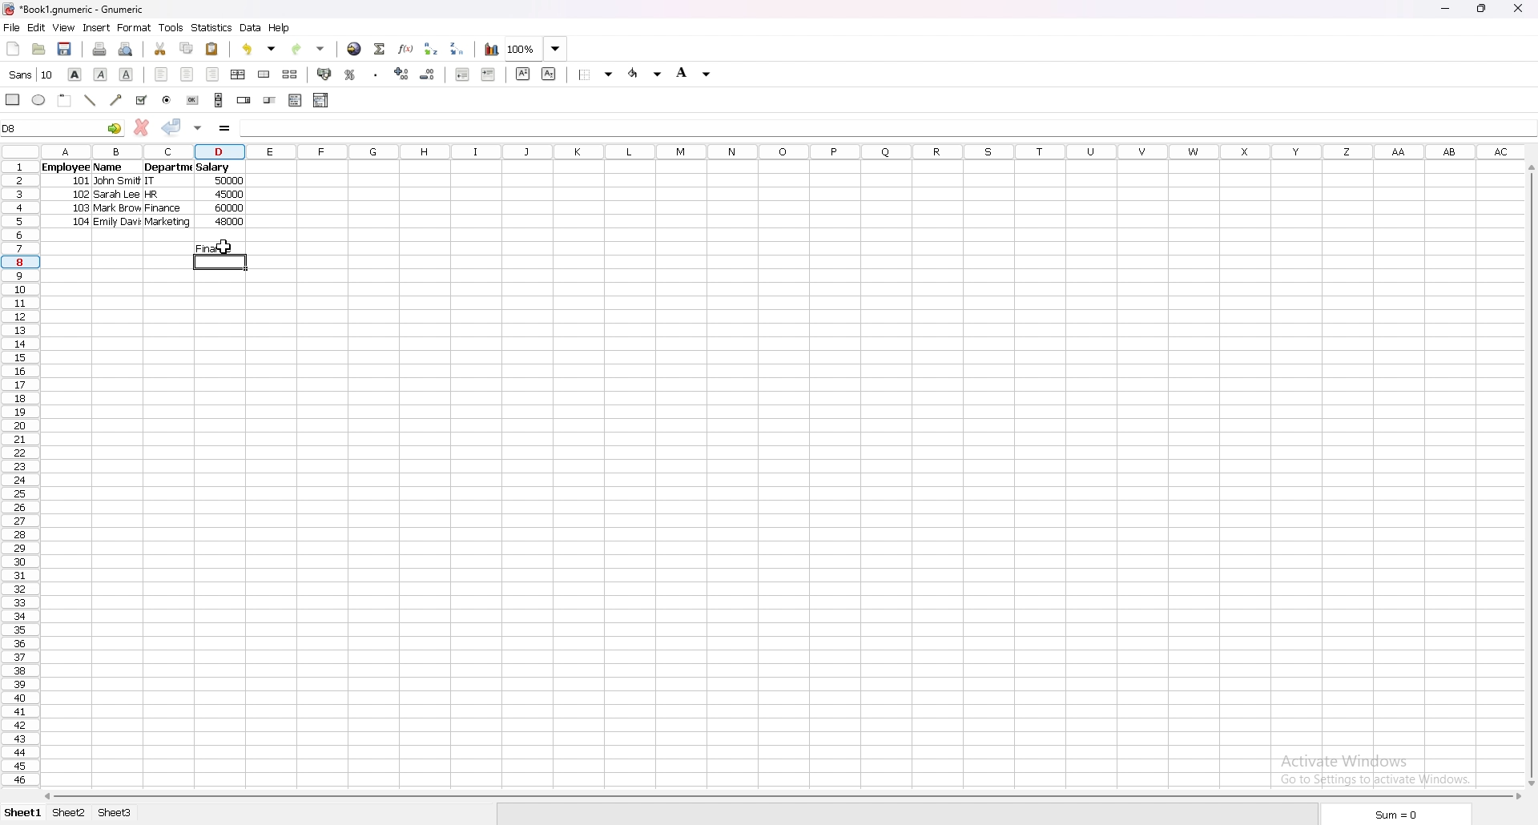  What do you see at coordinates (212, 74) in the screenshot?
I see `right indent` at bounding box center [212, 74].